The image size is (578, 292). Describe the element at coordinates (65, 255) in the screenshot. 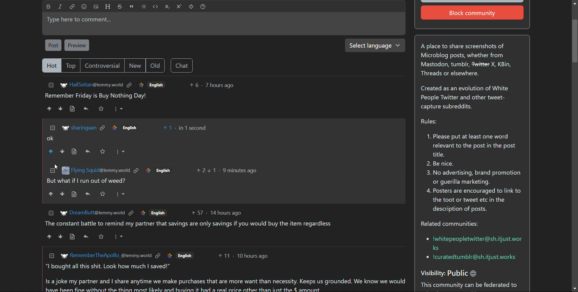

I see `image` at that location.